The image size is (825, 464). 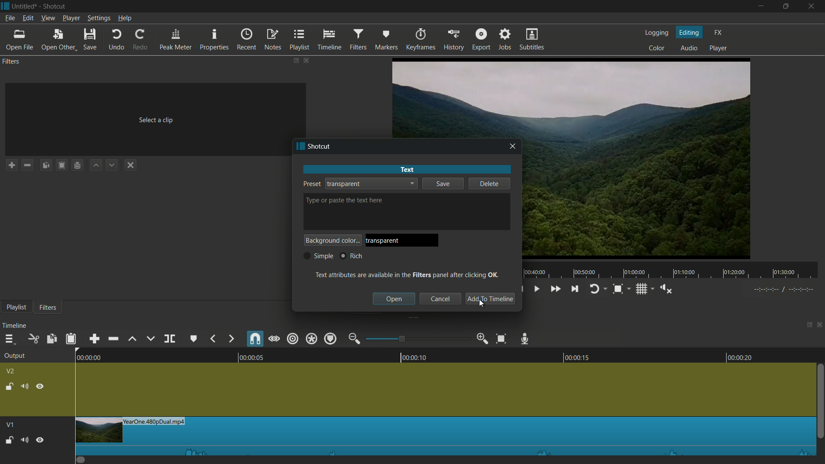 What do you see at coordinates (351, 256) in the screenshot?
I see `rich` at bounding box center [351, 256].